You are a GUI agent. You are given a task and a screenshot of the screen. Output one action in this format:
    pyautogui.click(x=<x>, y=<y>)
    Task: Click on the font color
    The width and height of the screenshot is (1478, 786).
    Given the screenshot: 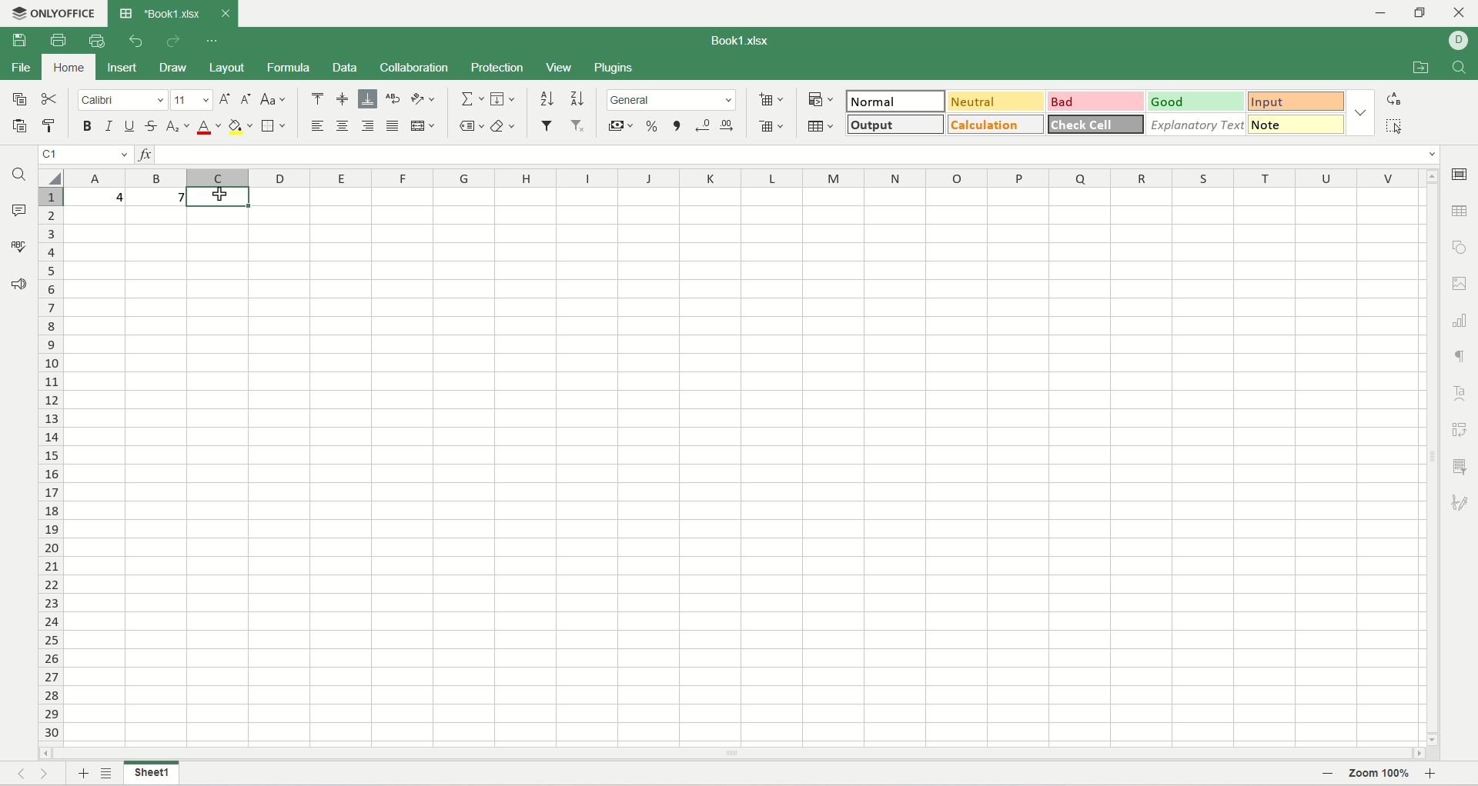 What is the action you would take?
    pyautogui.click(x=209, y=126)
    